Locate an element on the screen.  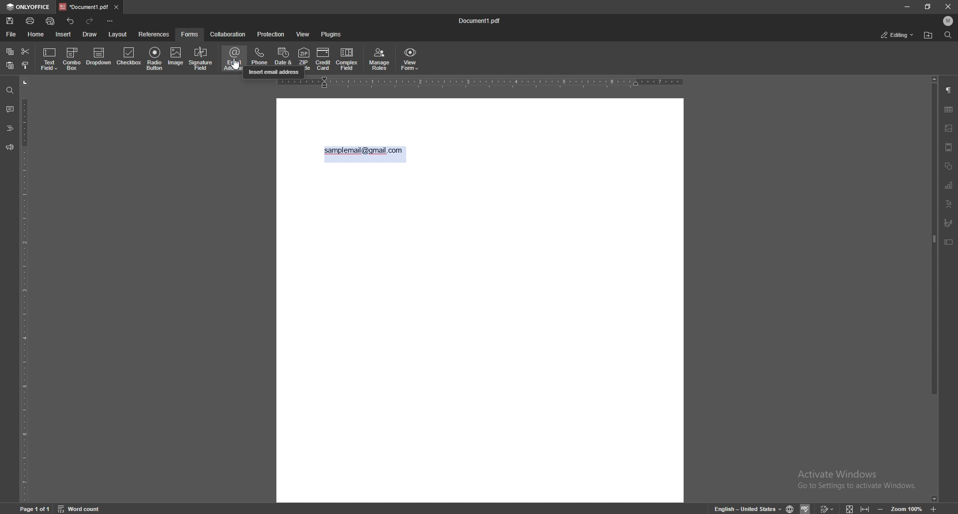
heading is located at coordinates (9, 128).